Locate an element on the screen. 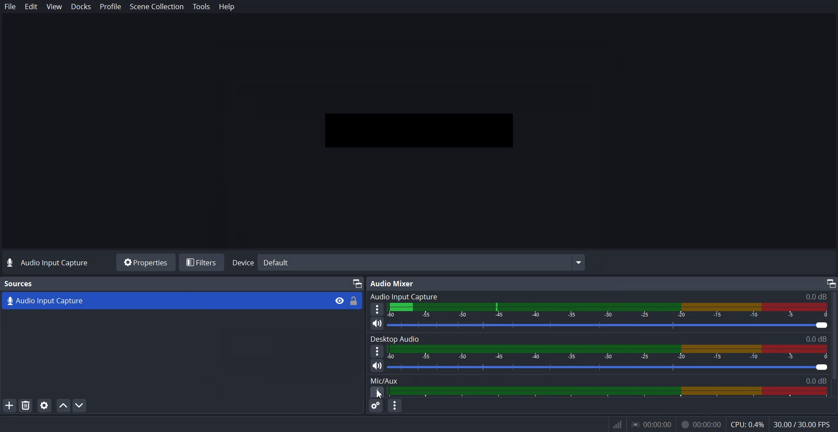 Image resolution: width=838 pixels, height=432 pixels. Audio mixer menu is located at coordinates (397, 406).